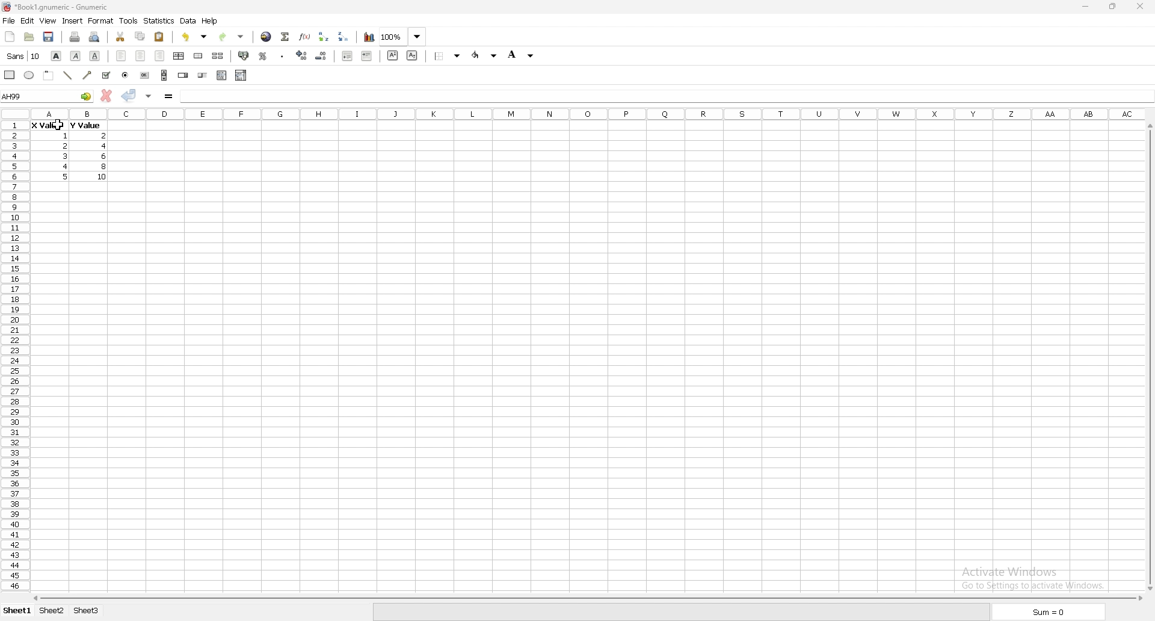 Image resolution: width=1155 pixels, height=621 pixels. I want to click on data, so click(188, 20).